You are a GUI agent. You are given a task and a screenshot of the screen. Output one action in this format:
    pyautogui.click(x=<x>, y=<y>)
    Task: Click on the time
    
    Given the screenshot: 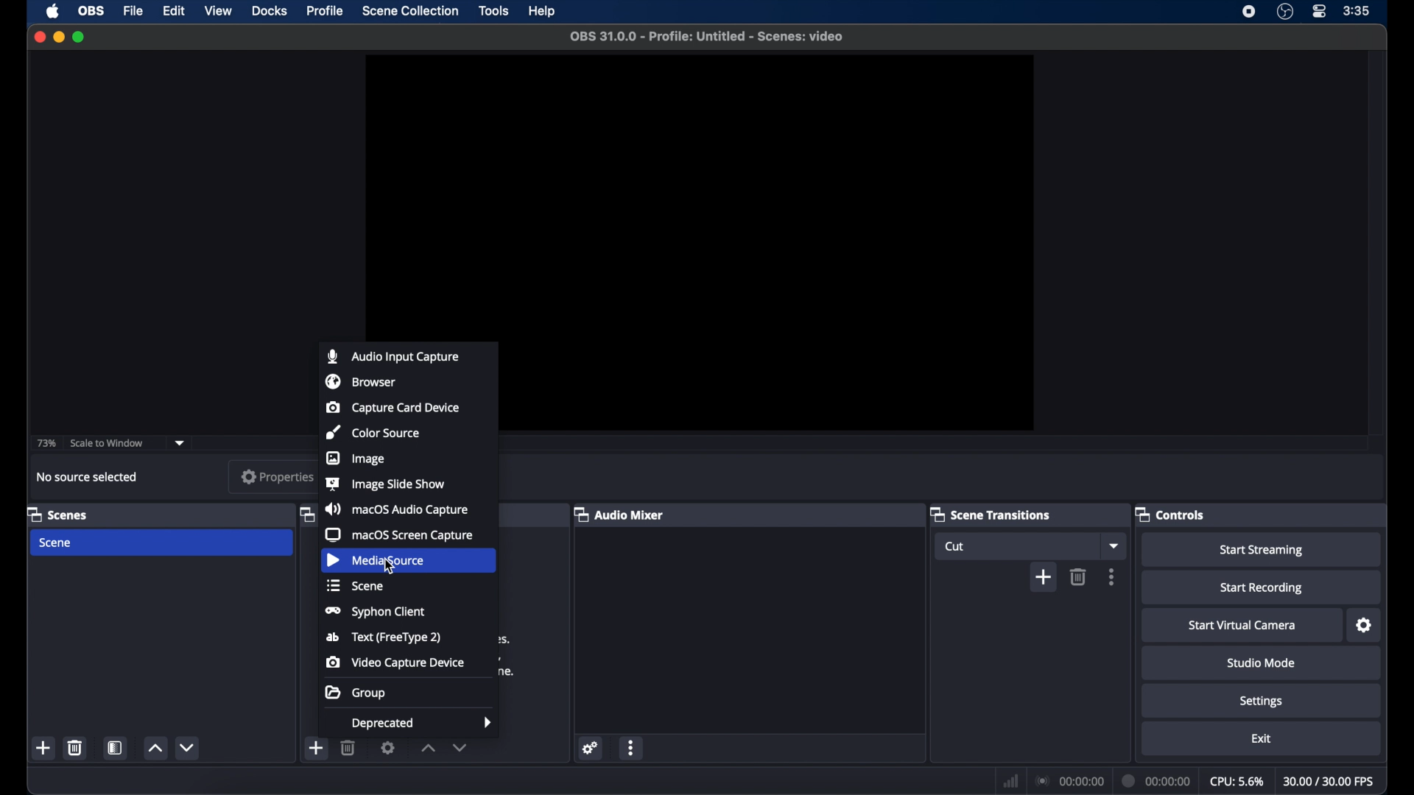 What is the action you would take?
    pyautogui.click(x=1357, y=11)
    